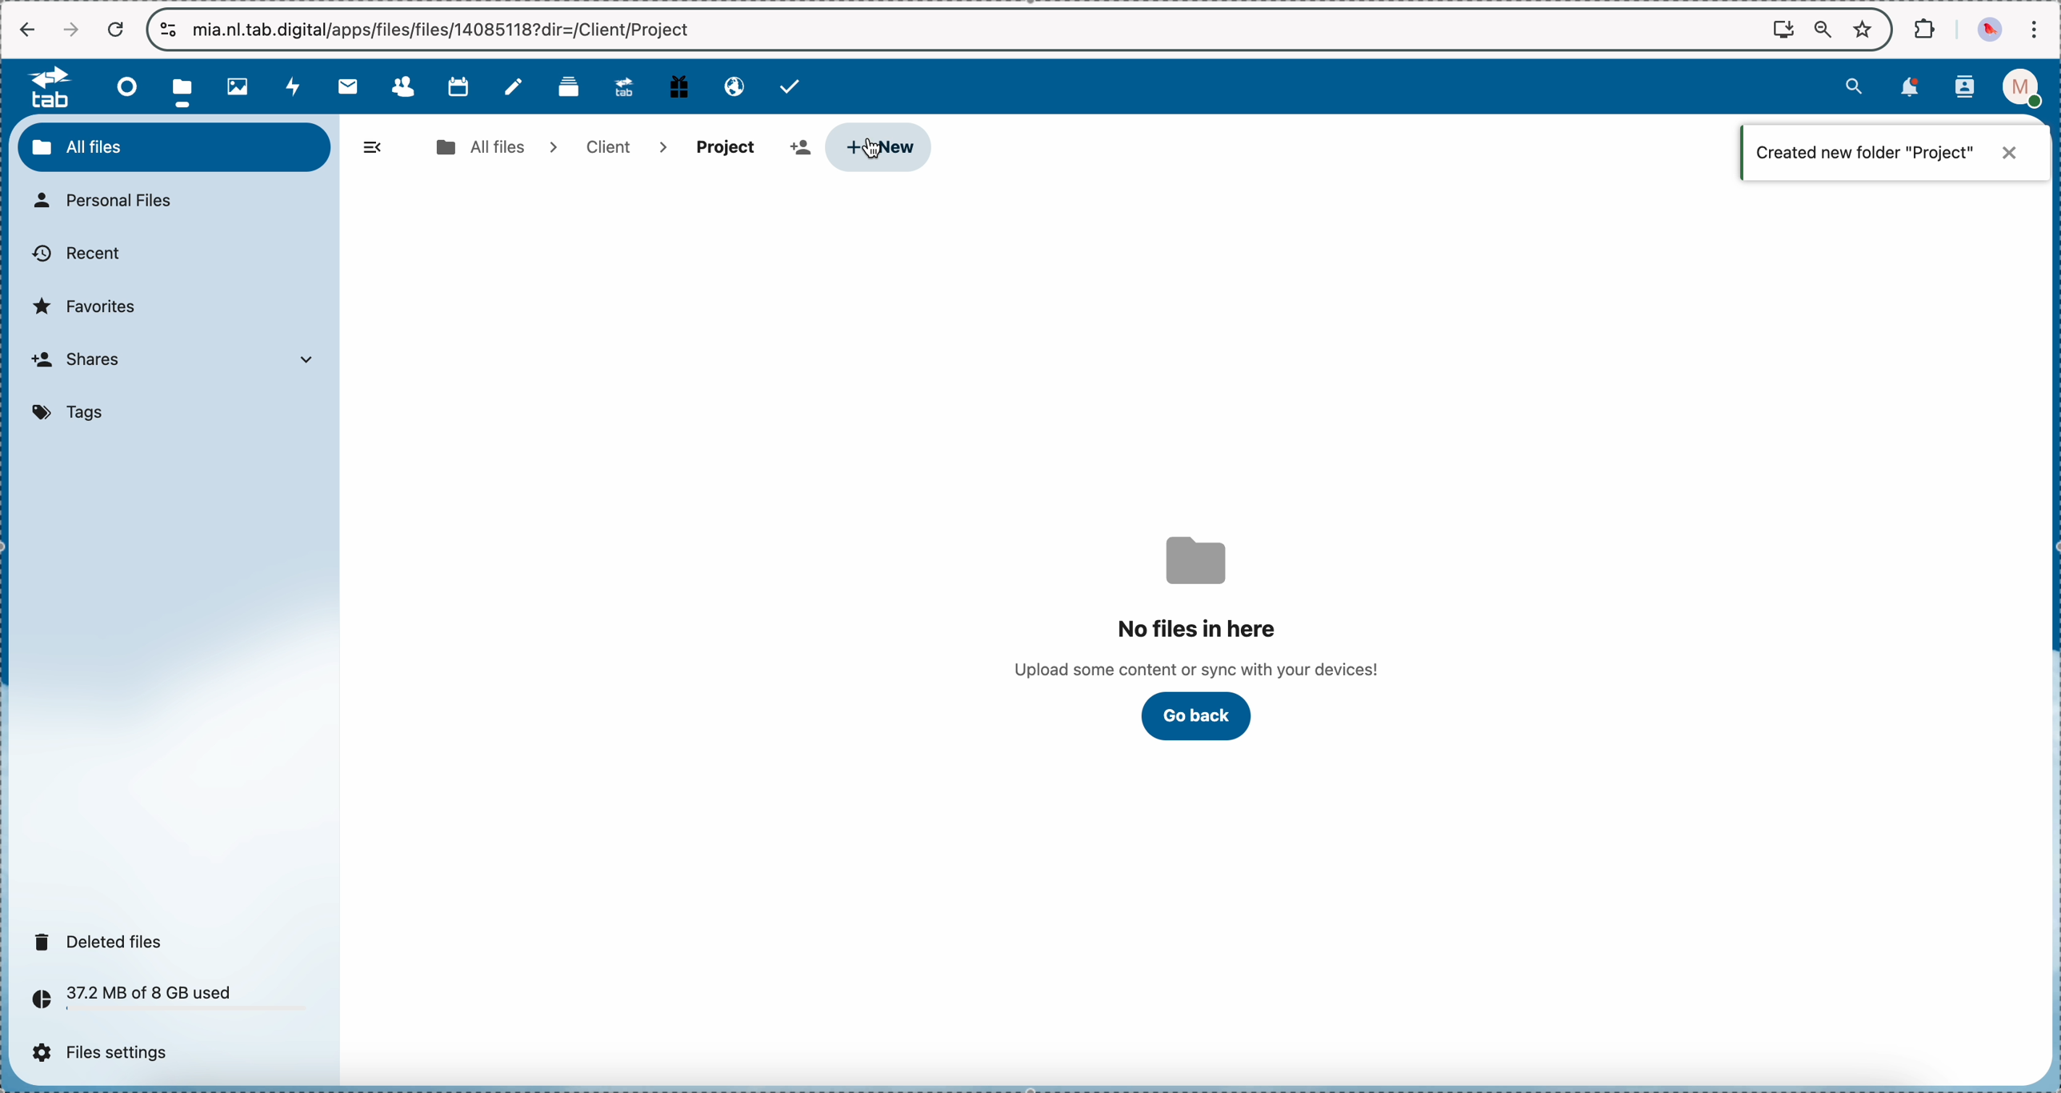  What do you see at coordinates (174, 146) in the screenshot?
I see `all files` at bounding box center [174, 146].